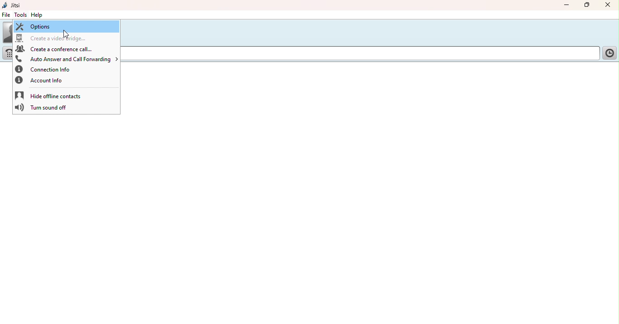  Describe the element at coordinates (67, 58) in the screenshot. I see `Auto answer and Call forwarding` at that location.